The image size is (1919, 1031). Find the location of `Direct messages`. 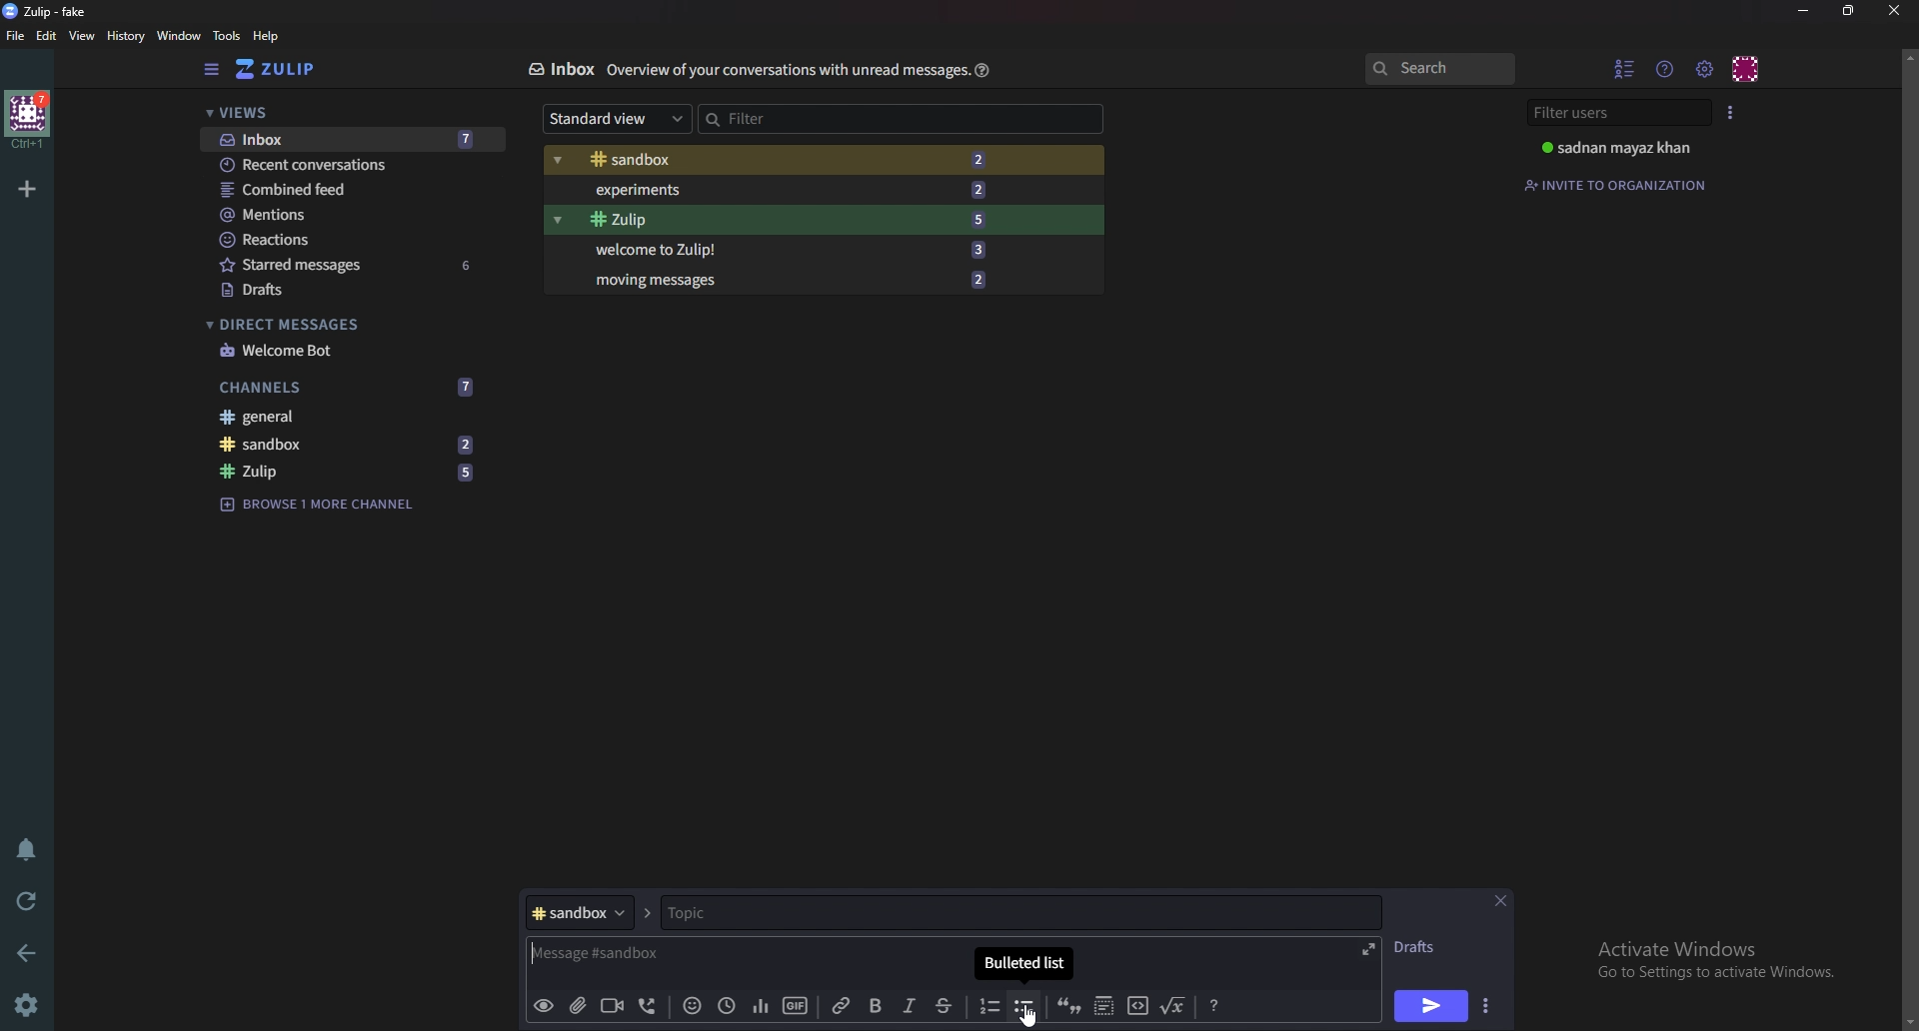

Direct messages is located at coordinates (344, 325).